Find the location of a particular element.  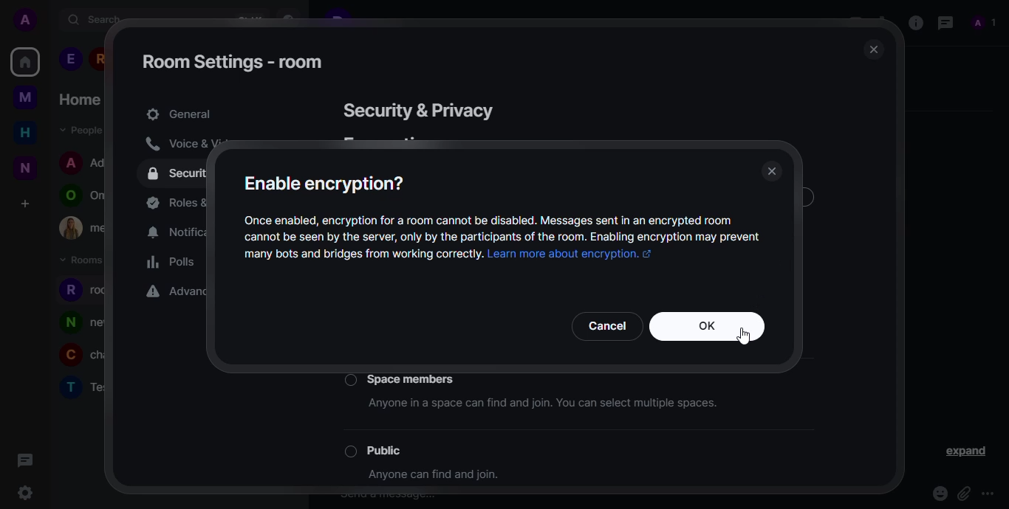

close is located at coordinates (872, 49).